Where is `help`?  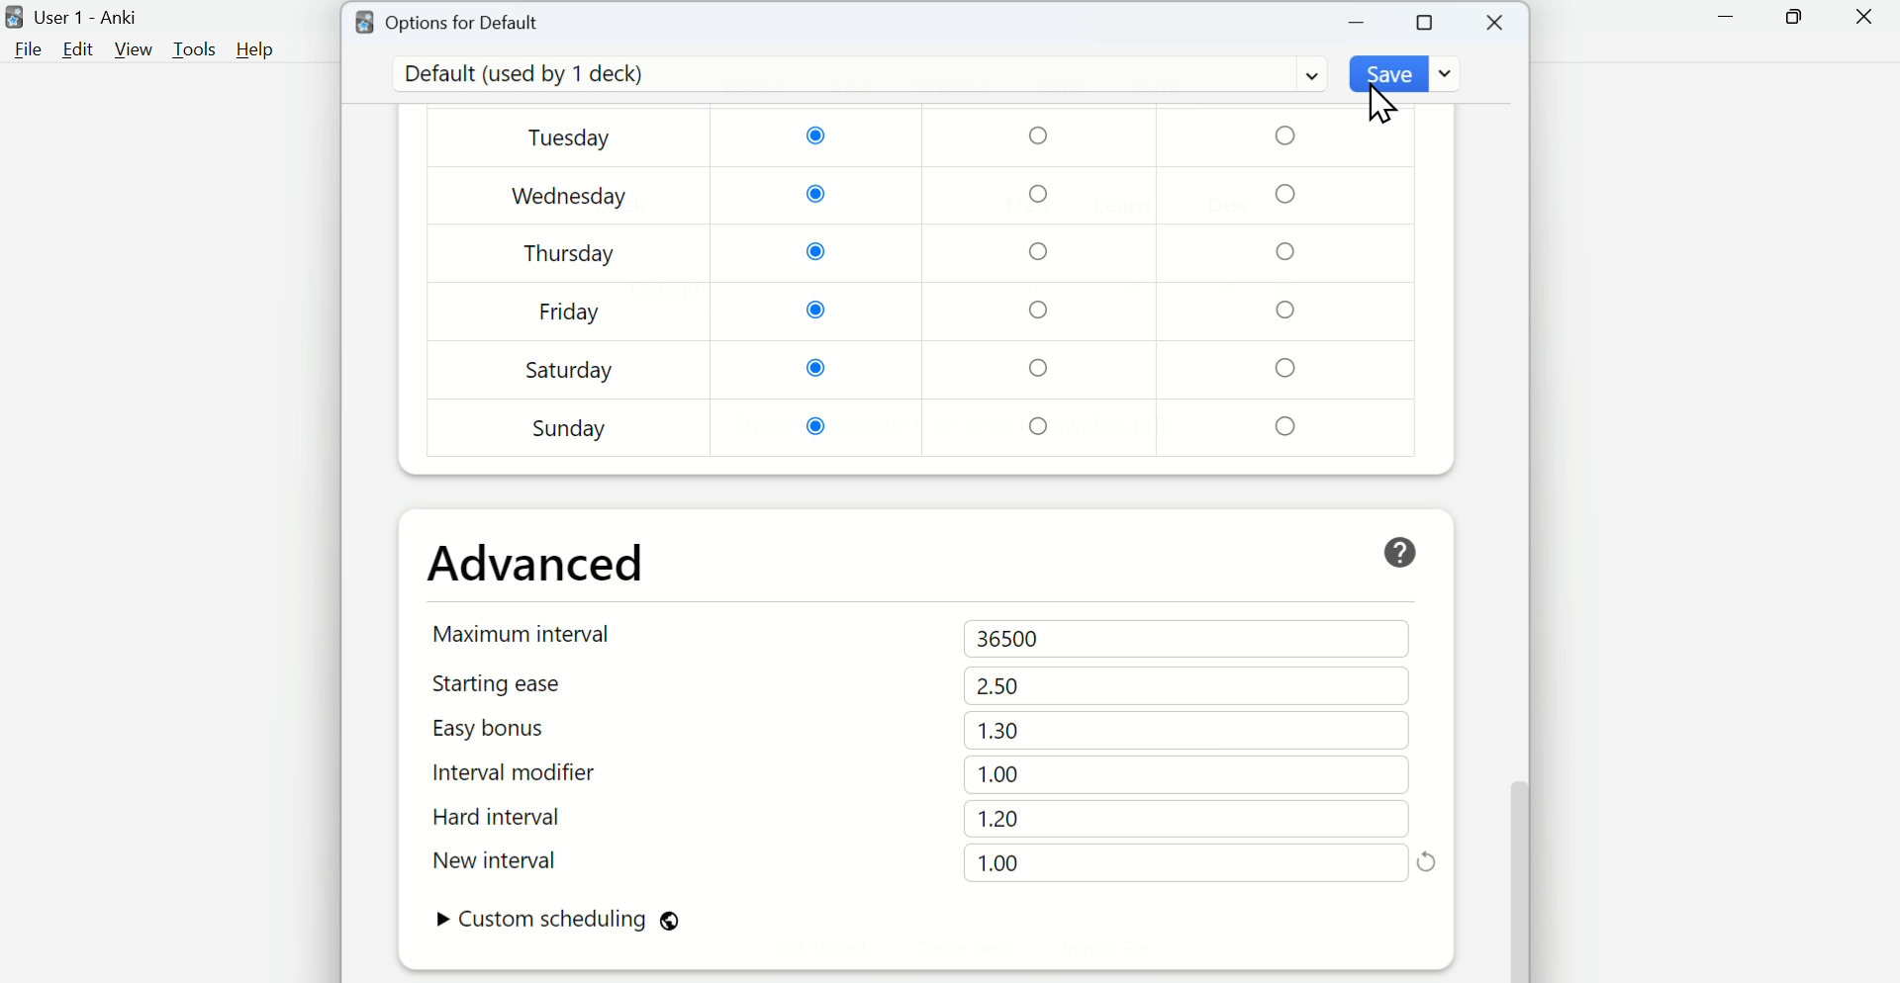
help is located at coordinates (1400, 553).